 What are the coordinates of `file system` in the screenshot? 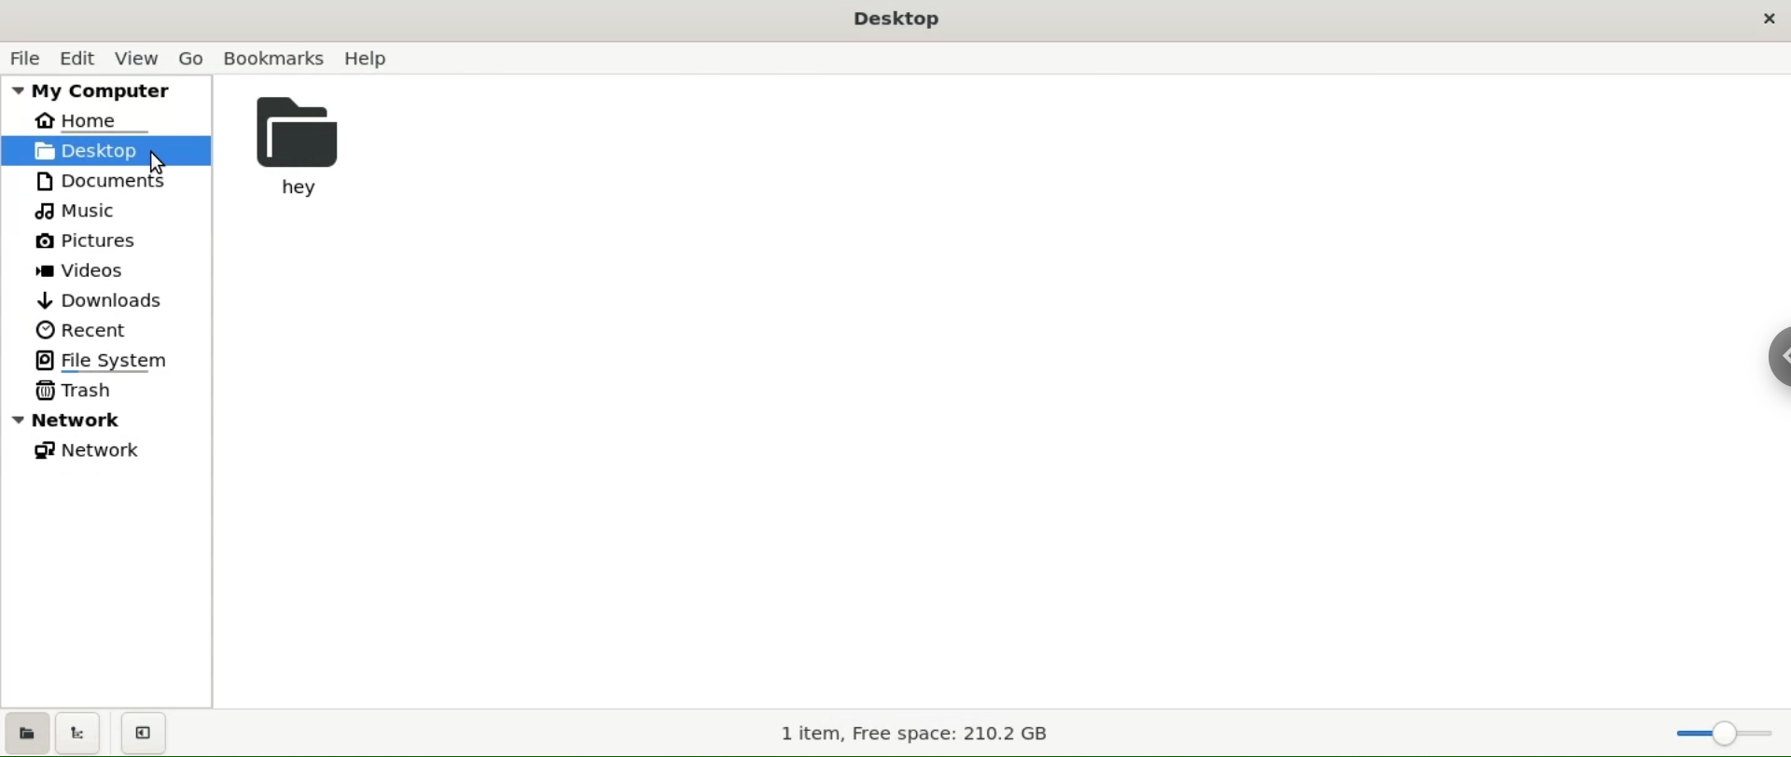 It's located at (101, 360).